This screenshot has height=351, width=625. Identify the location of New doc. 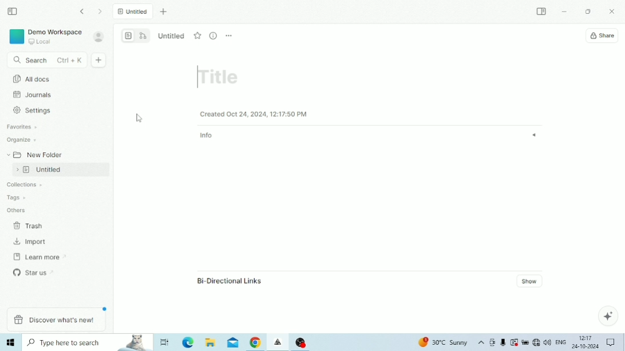
(100, 60).